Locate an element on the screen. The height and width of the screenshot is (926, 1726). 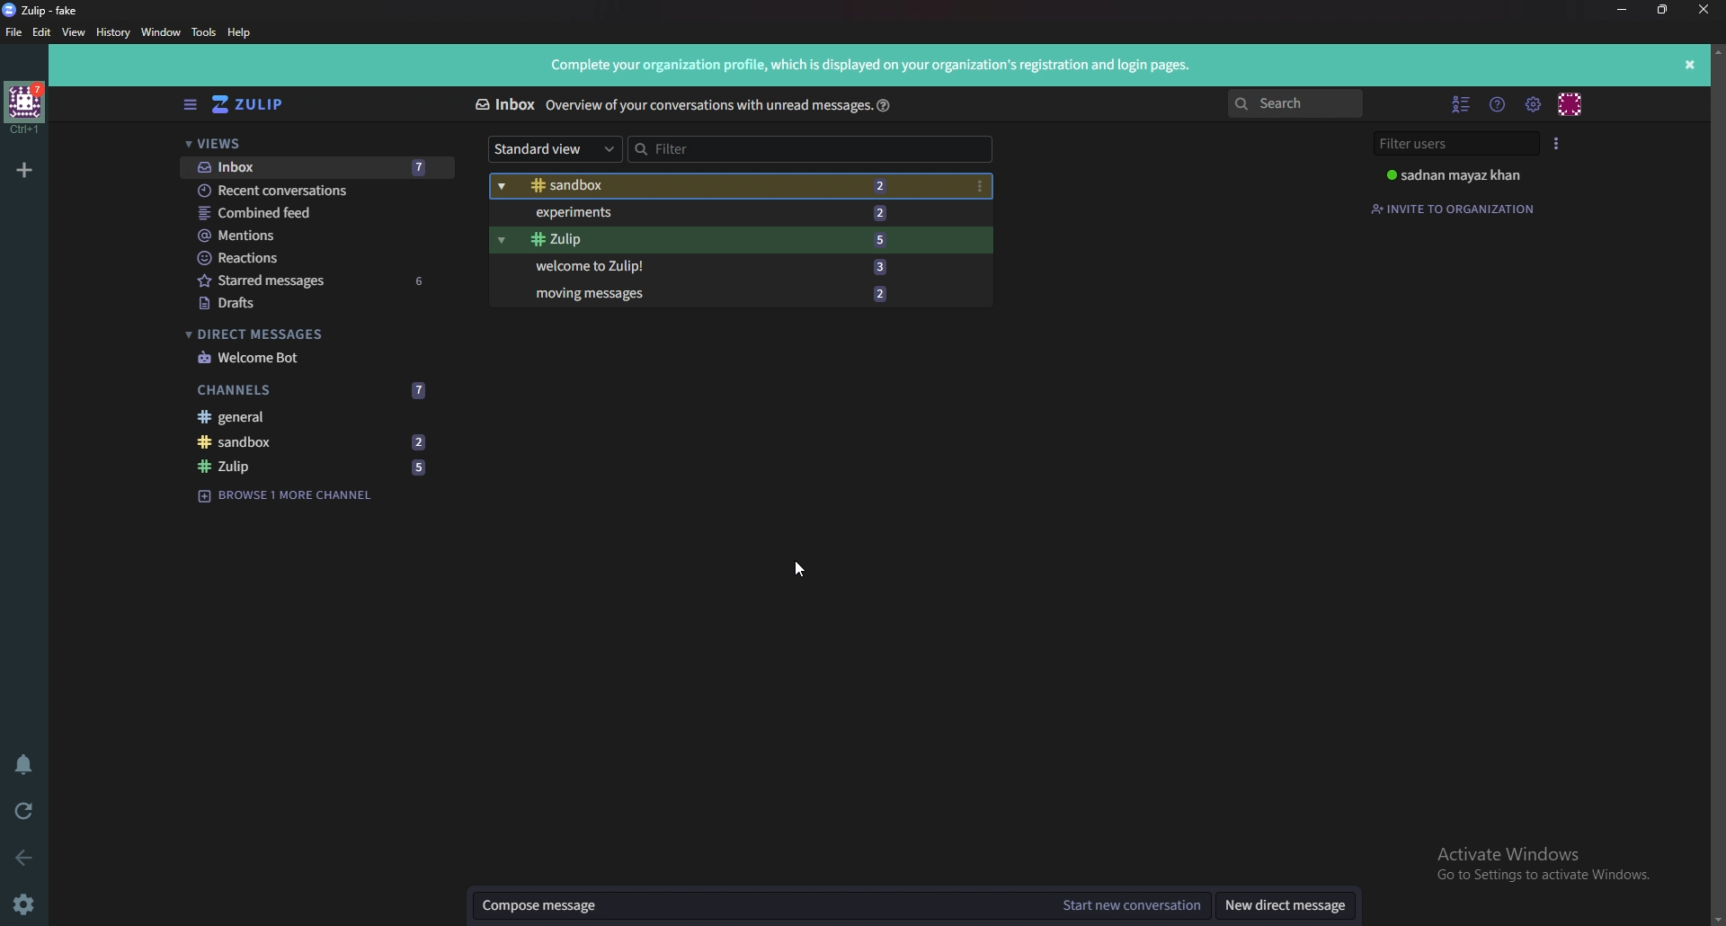
minimize is located at coordinates (1623, 9).